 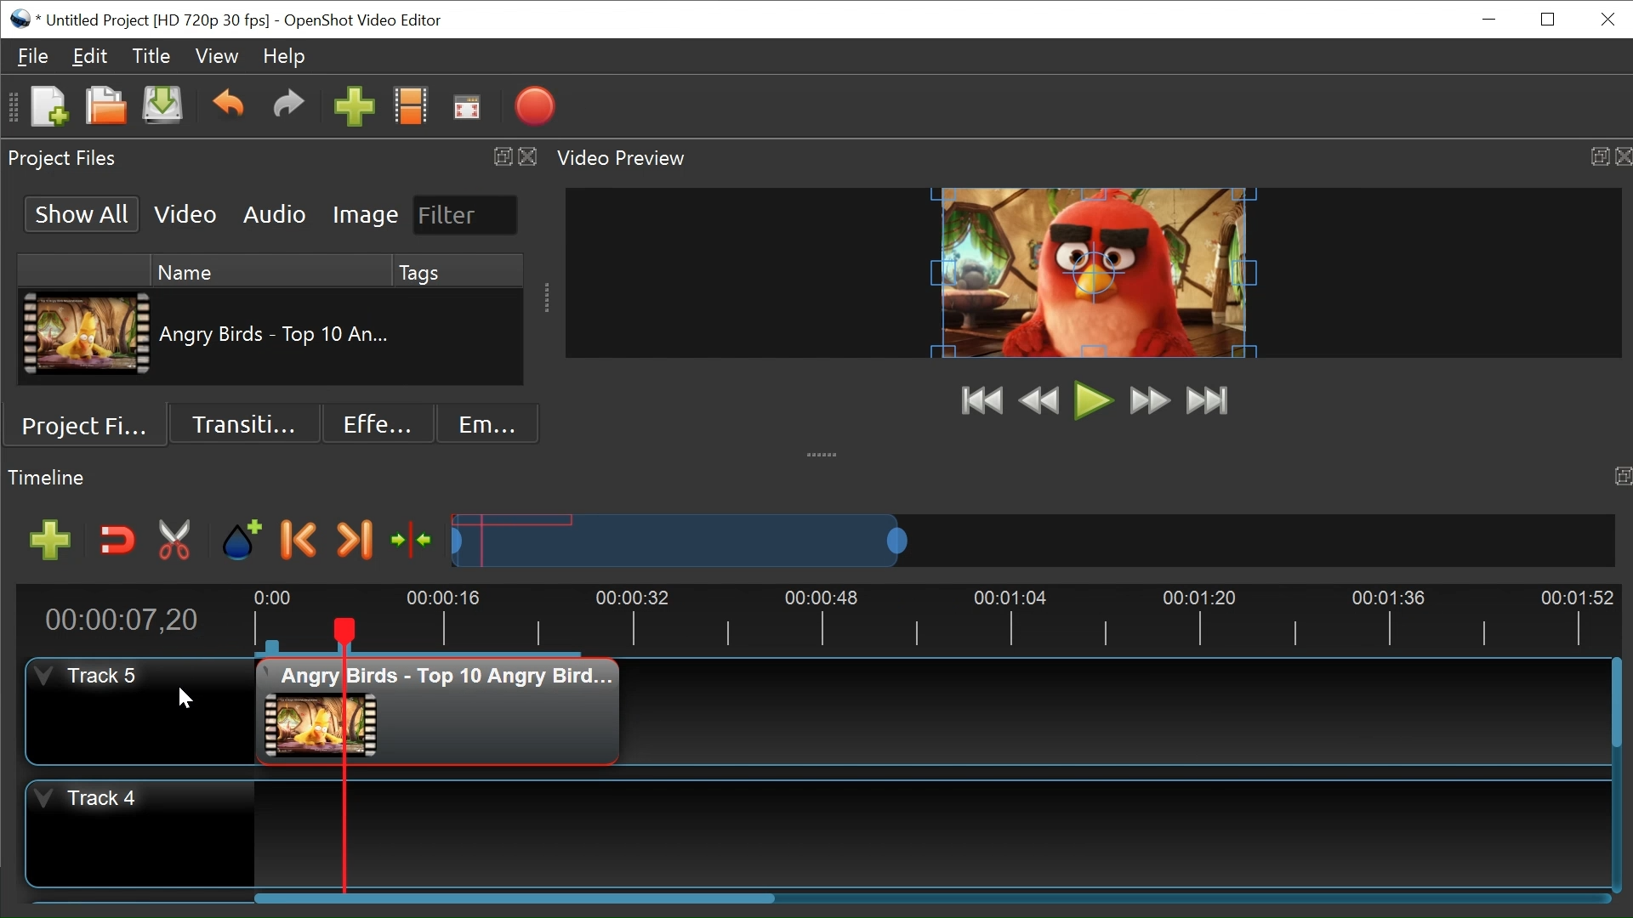 I want to click on Restore, so click(x=1547, y=21).